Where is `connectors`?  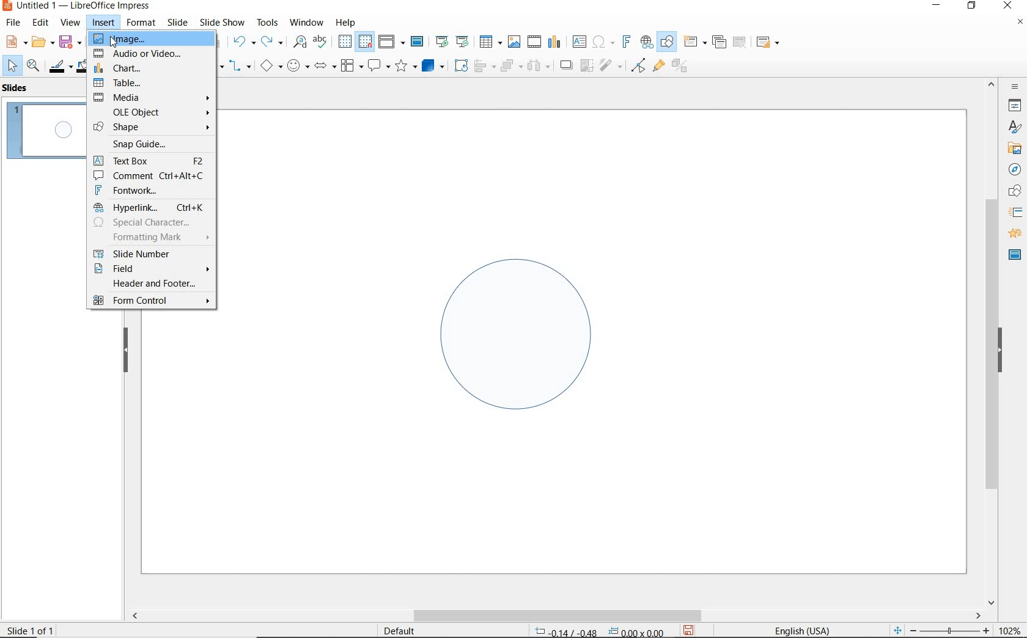 connectors is located at coordinates (240, 67).